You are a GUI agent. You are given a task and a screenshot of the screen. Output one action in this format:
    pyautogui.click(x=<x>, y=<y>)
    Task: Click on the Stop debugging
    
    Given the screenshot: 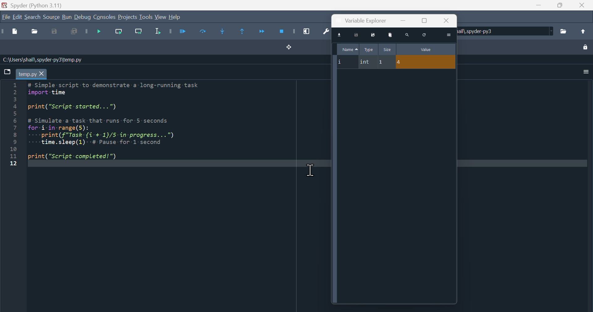 What is the action you would take?
    pyautogui.click(x=286, y=32)
    